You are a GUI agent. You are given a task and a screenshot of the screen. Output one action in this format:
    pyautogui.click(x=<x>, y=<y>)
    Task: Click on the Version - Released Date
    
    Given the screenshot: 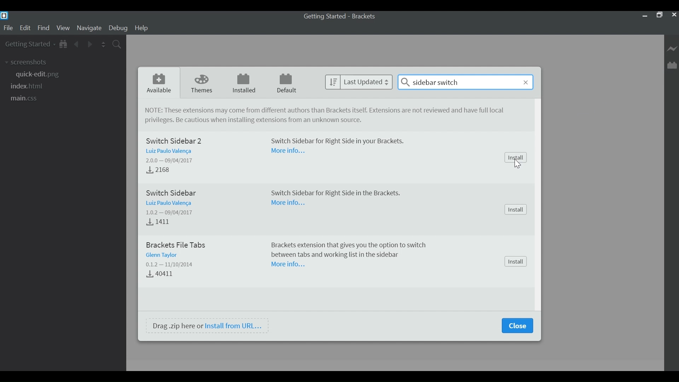 What is the action you would take?
    pyautogui.click(x=173, y=160)
    